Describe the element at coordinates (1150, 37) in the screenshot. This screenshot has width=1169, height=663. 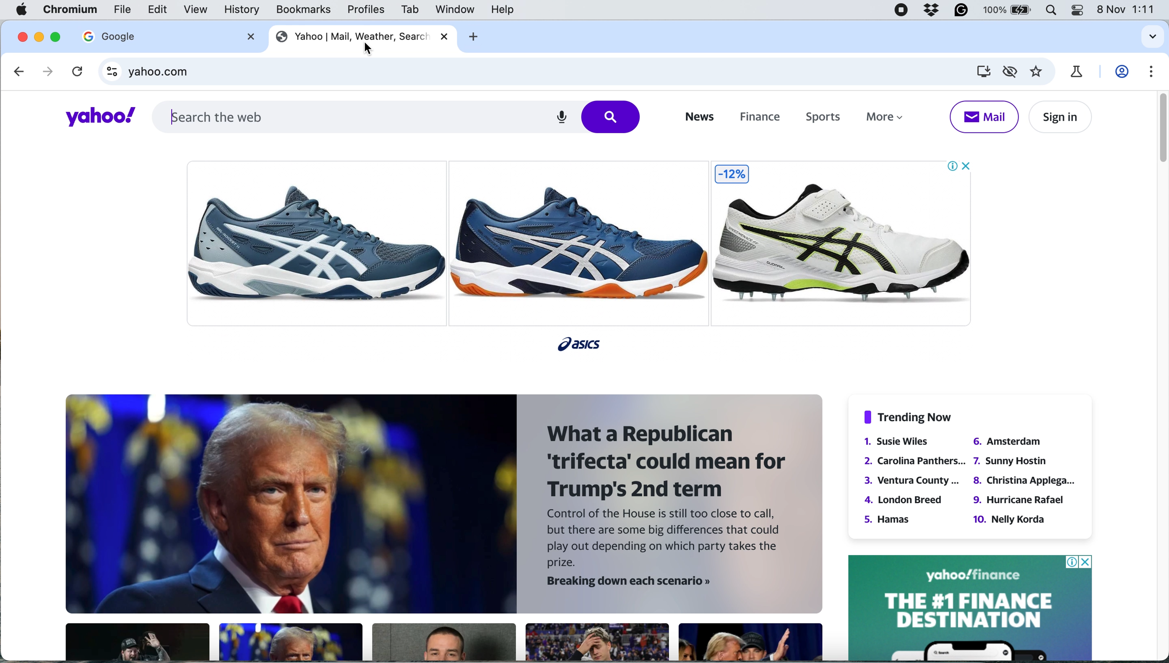
I see `search tabs` at that location.